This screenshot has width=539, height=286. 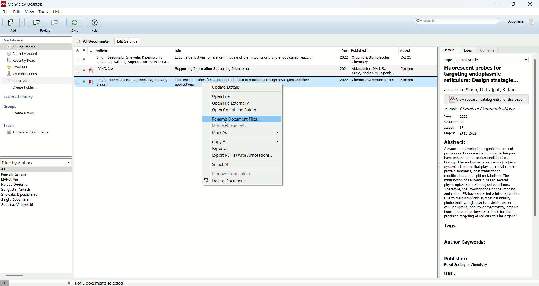 I want to click on read/unread, so click(x=83, y=82).